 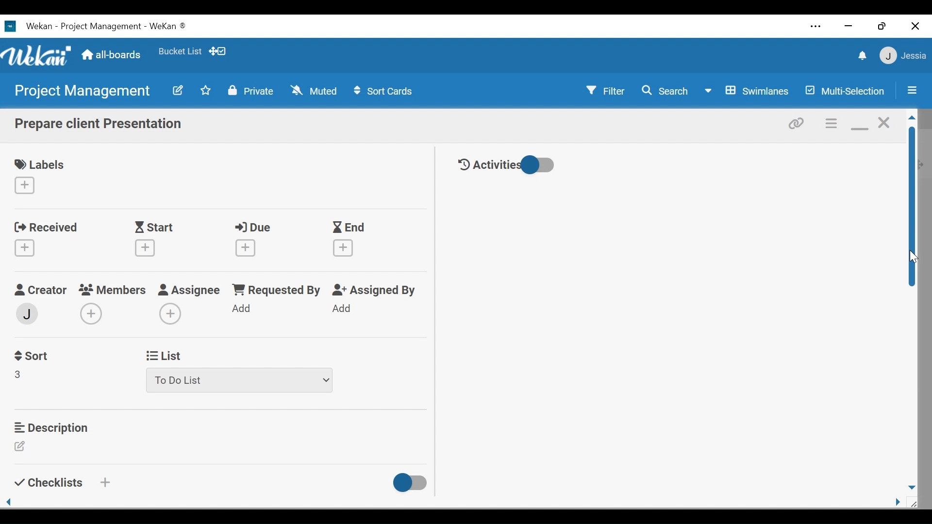 I want to click on Assigned By, so click(x=372, y=290).